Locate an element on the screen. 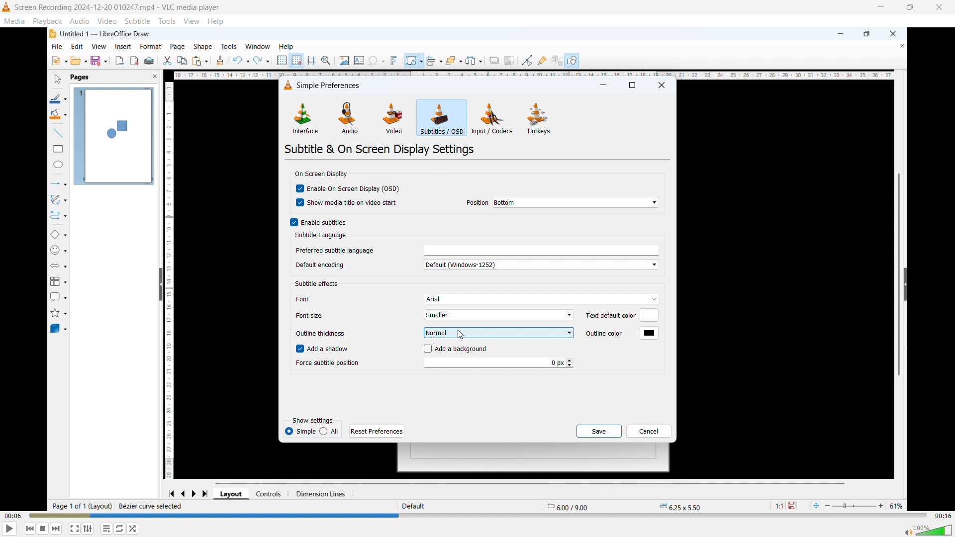 The width and height of the screenshot is (955, 537). Subtitle and on screen display settings  is located at coordinates (380, 150).